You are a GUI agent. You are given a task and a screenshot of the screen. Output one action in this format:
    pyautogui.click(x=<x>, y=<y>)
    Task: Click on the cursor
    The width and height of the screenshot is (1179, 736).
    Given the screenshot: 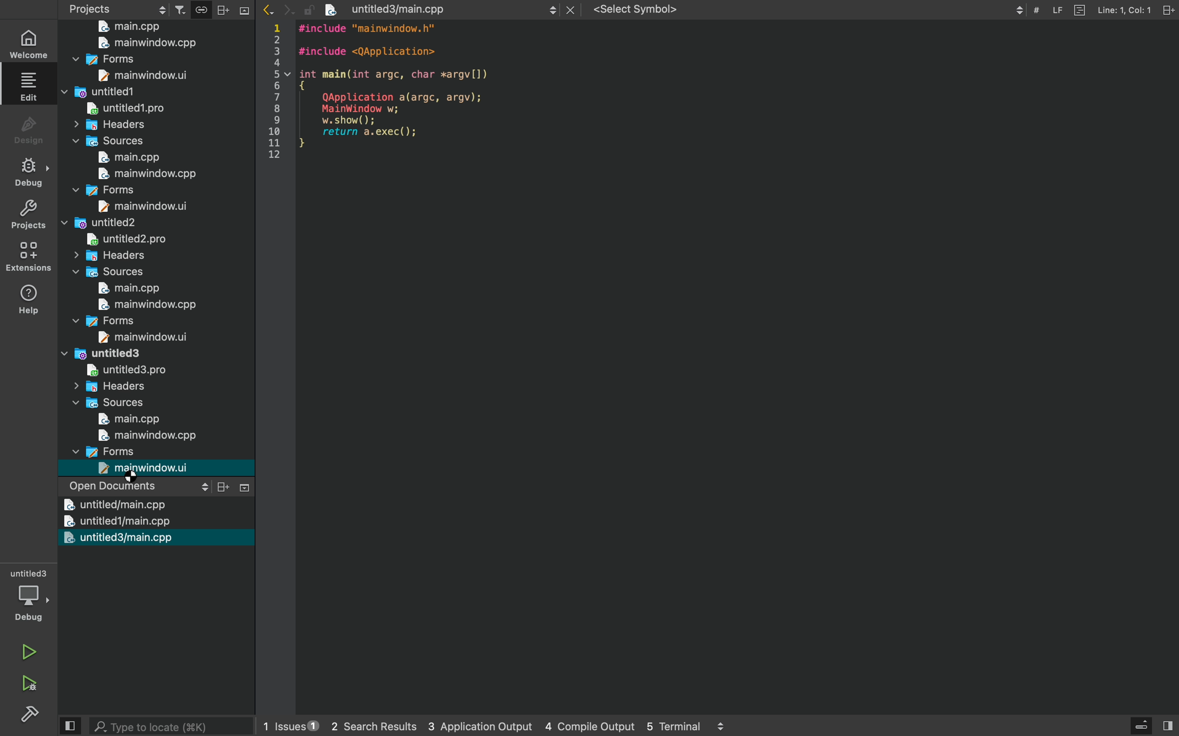 What is the action you would take?
    pyautogui.click(x=134, y=479)
    